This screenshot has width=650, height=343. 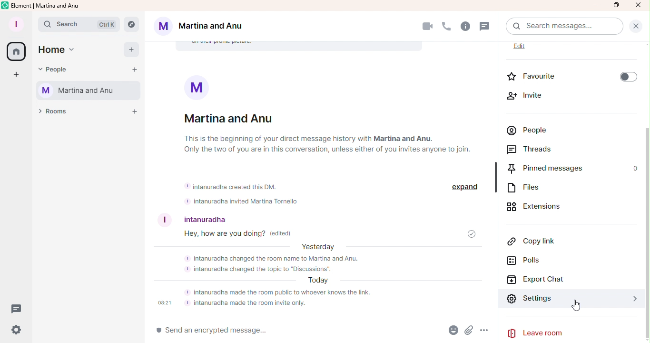 I want to click on Copy link, so click(x=534, y=240).